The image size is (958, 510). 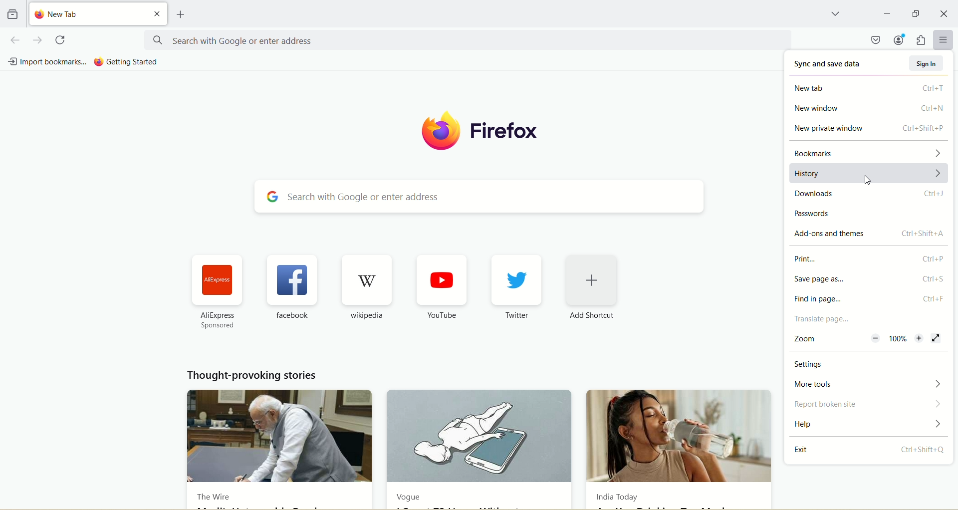 I want to click on logo, so click(x=435, y=132).